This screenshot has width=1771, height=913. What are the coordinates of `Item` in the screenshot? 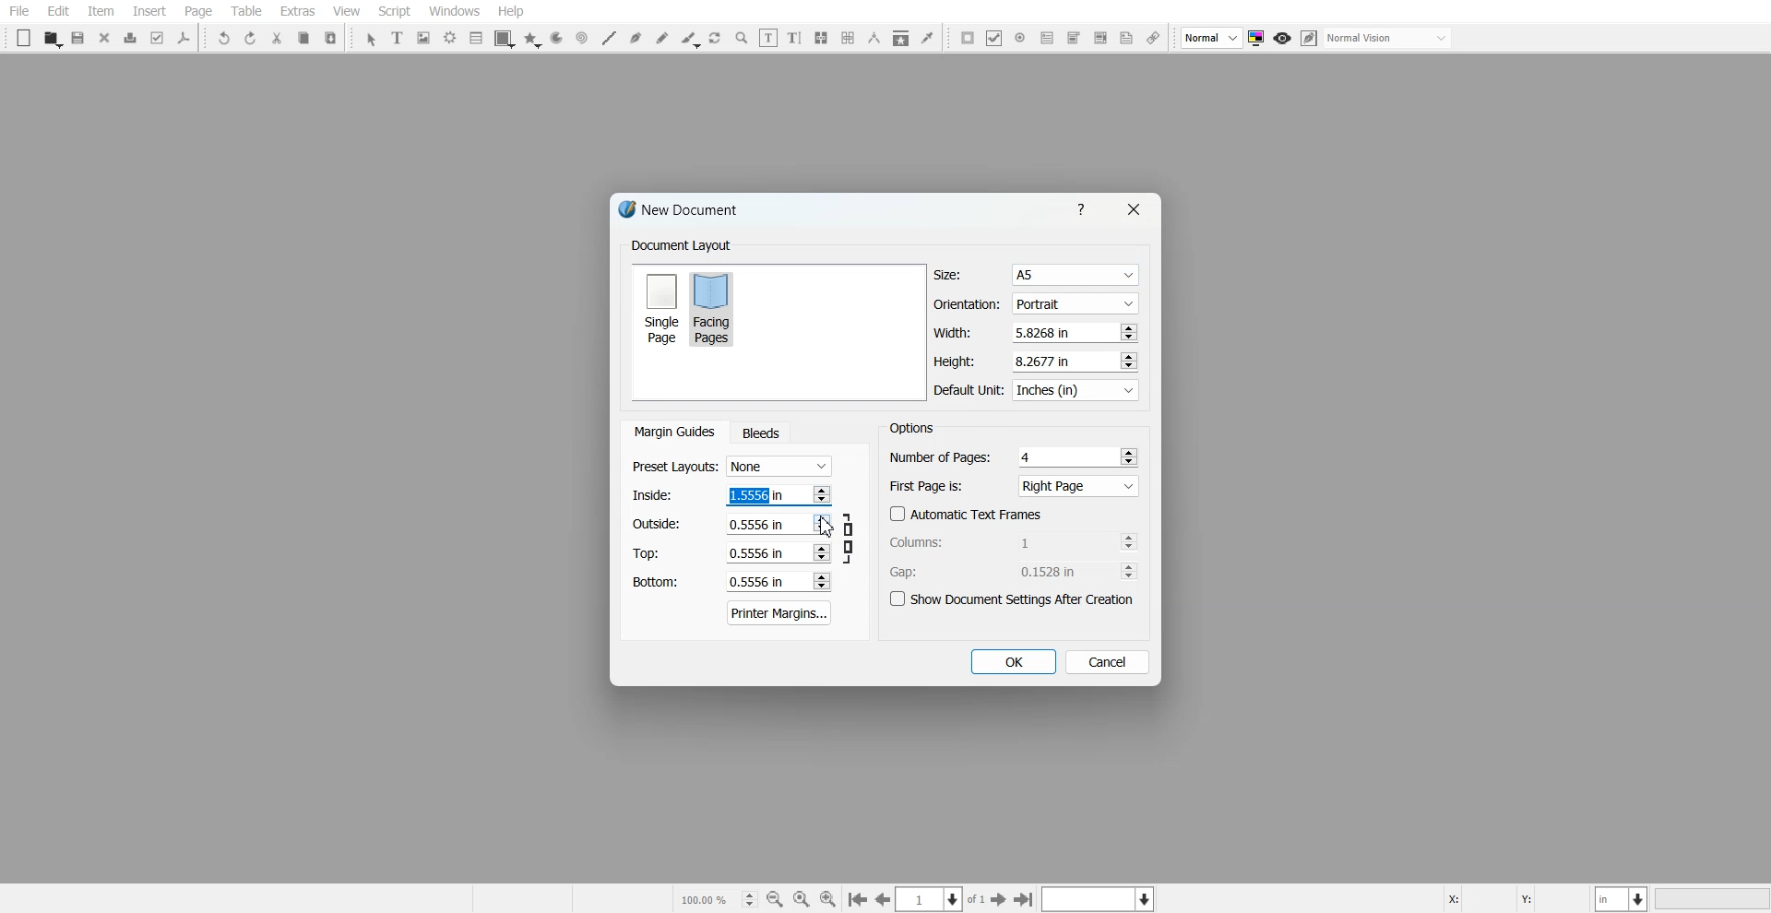 It's located at (101, 12).